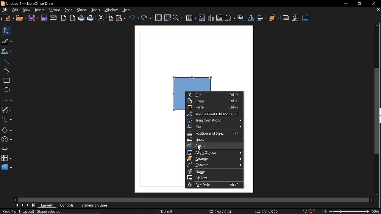  I want to click on copy, so click(214, 101).